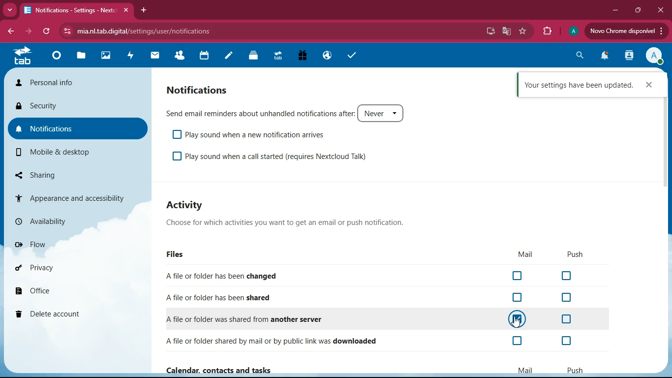 This screenshot has width=672, height=378. What do you see at coordinates (253, 134) in the screenshot?
I see `play sound` at bounding box center [253, 134].